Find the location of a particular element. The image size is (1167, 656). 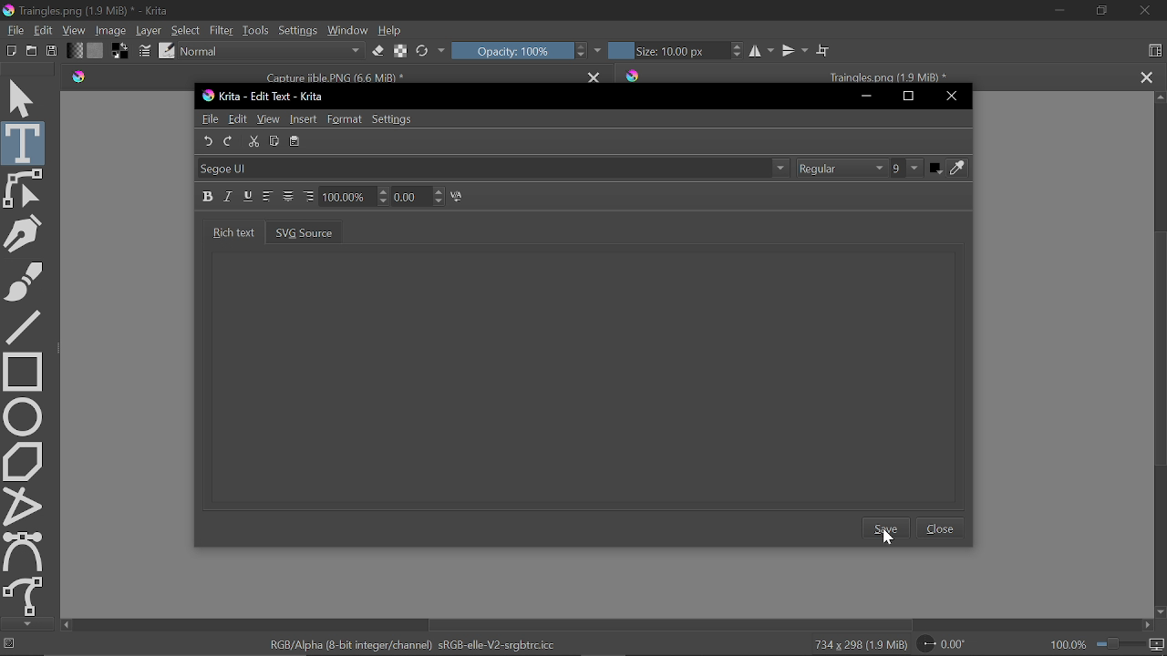

Close tab is located at coordinates (1147, 77).